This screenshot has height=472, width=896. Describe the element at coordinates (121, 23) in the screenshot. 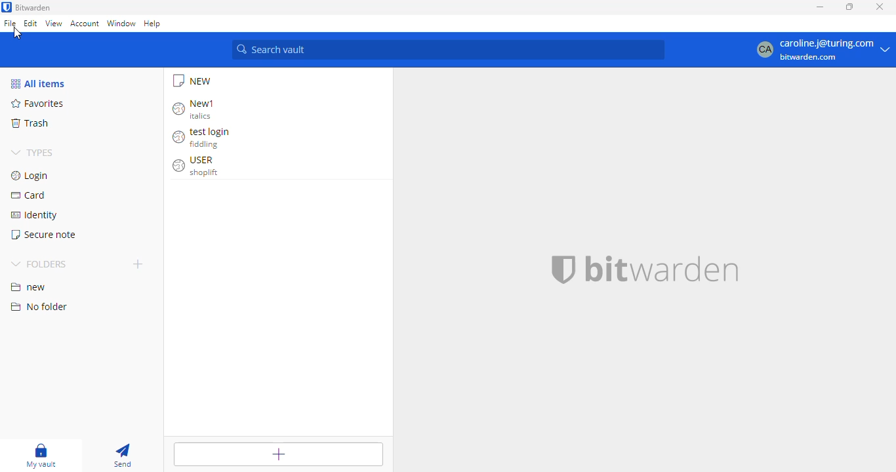

I see `window` at that location.